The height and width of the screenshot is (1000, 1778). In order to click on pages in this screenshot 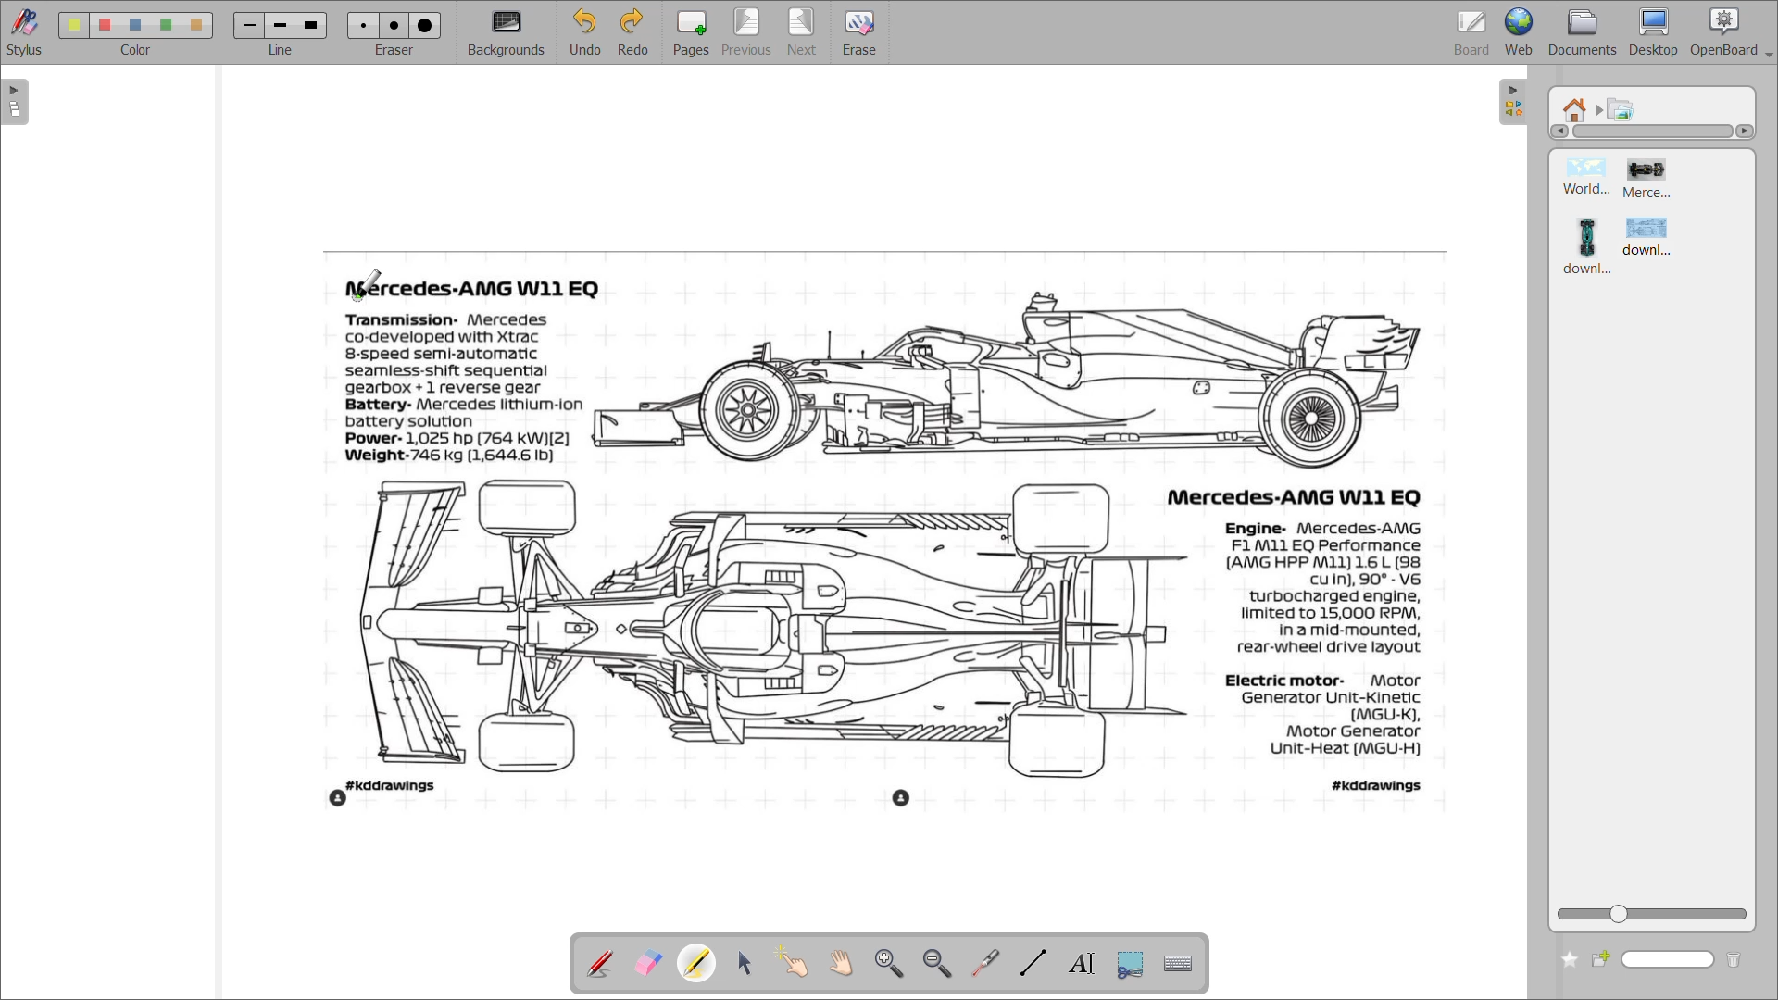, I will do `click(695, 30)`.